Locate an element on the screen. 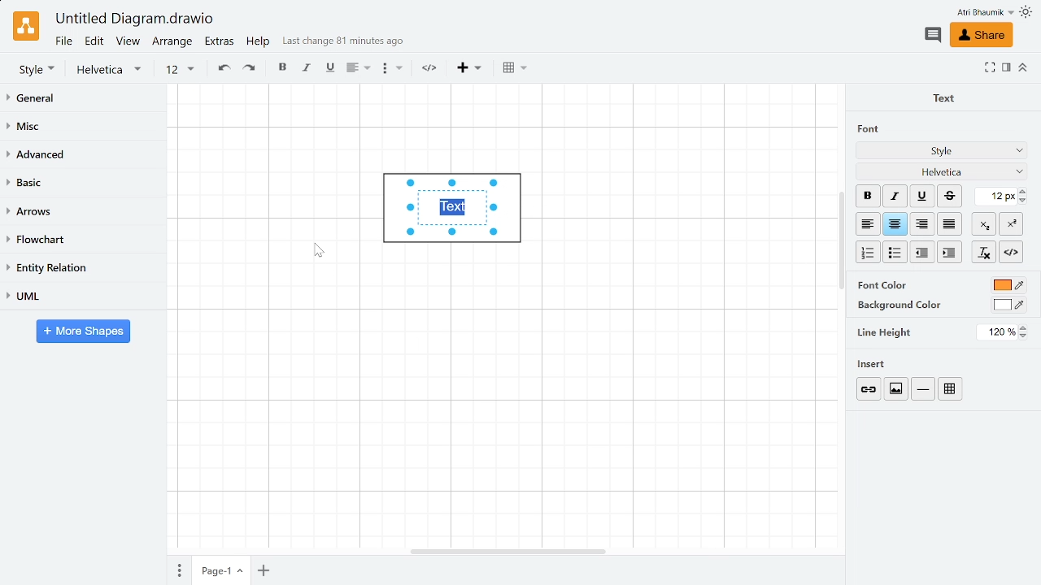 Image resolution: width=1041 pixels, height=585 pixels. Underline is located at coordinates (923, 197).